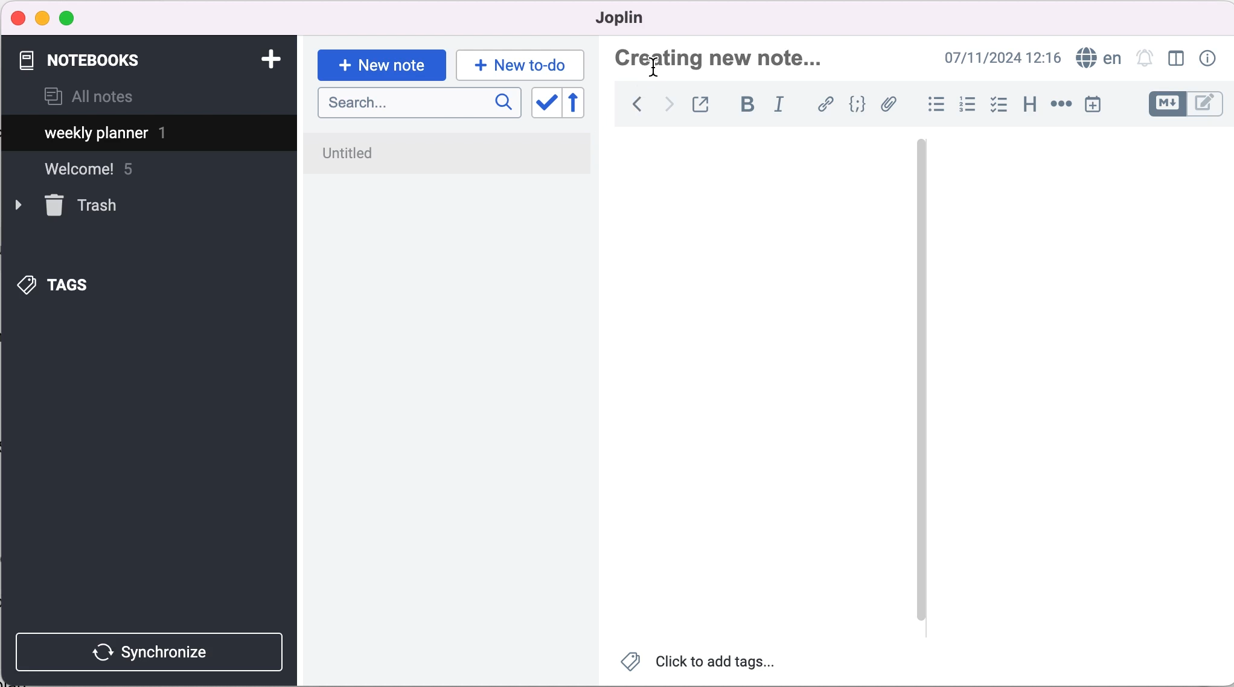  Describe the element at coordinates (638, 18) in the screenshot. I see `joplin` at that location.